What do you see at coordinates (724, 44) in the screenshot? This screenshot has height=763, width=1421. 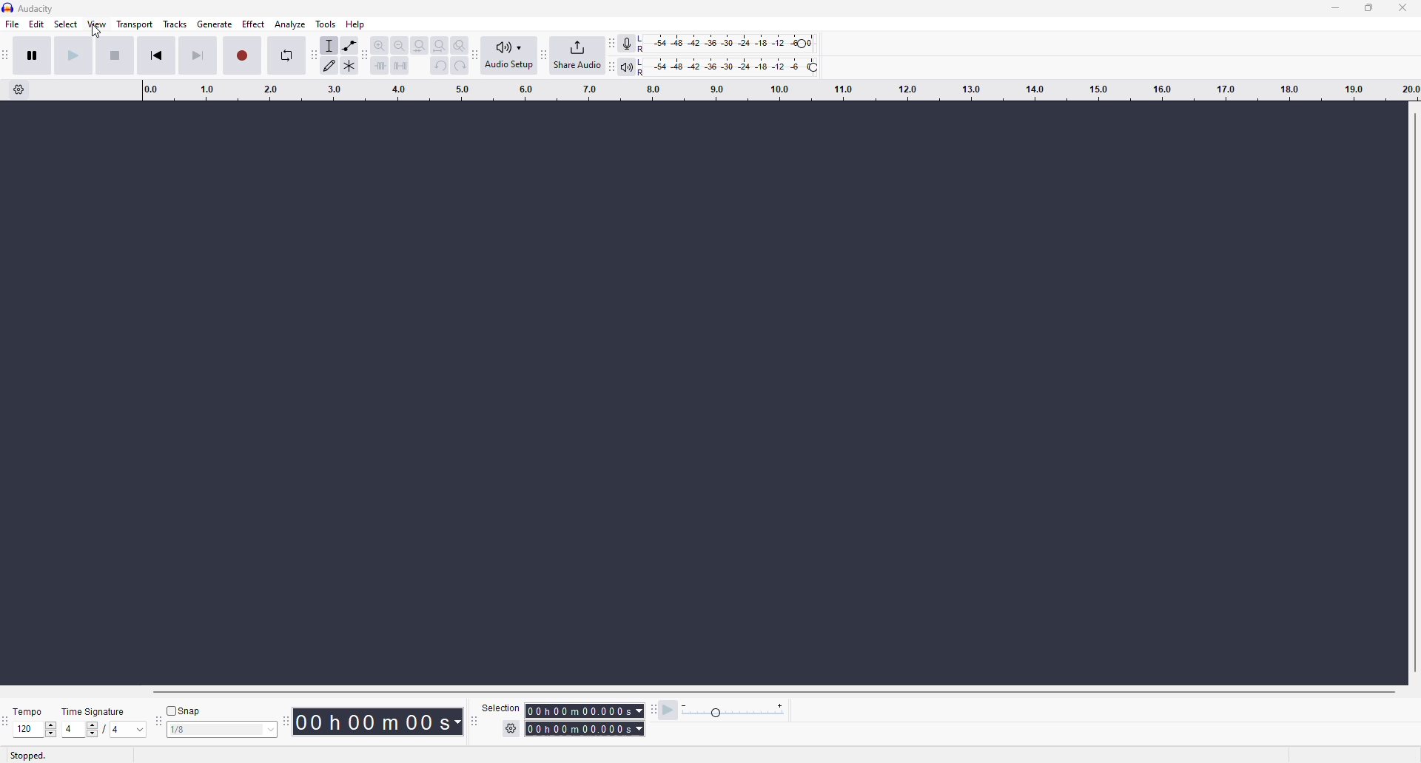 I see `recording level` at bounding box center [724, 44].